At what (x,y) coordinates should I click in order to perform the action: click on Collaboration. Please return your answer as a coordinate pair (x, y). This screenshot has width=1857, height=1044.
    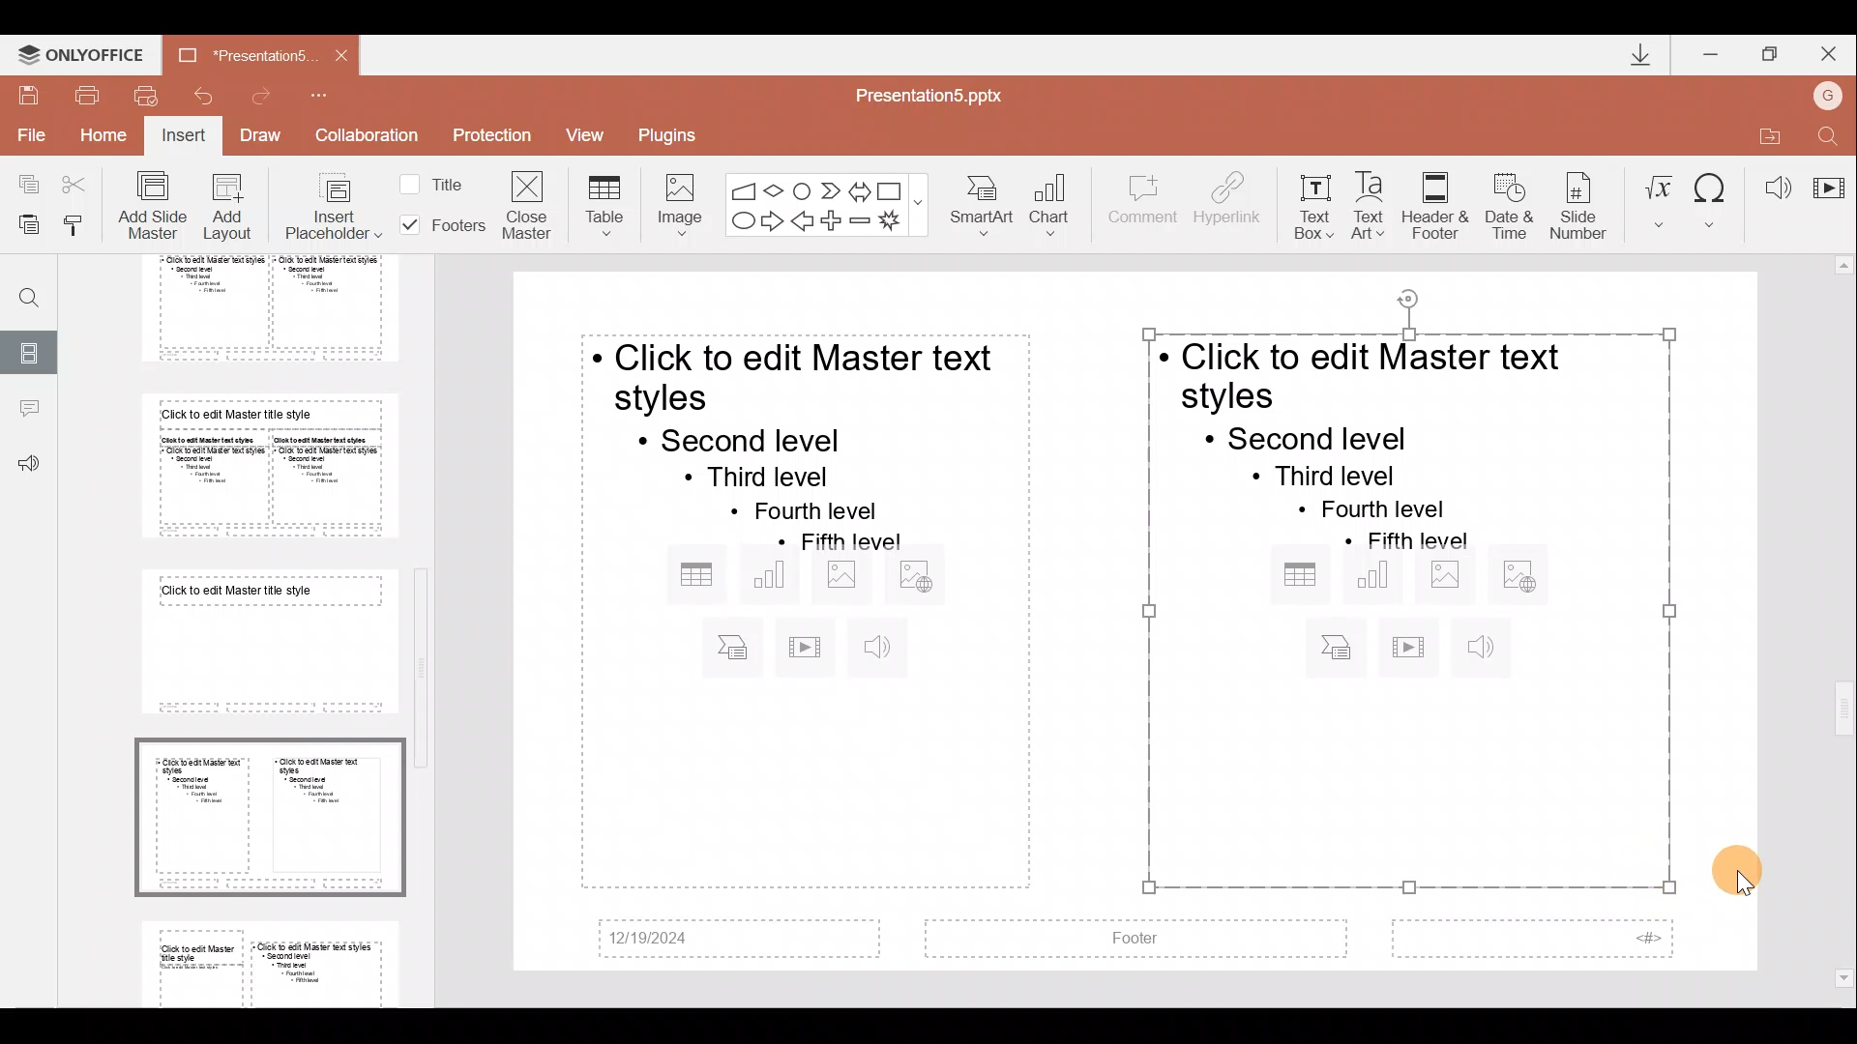
    Looking at the image, I should click on (367, 135).